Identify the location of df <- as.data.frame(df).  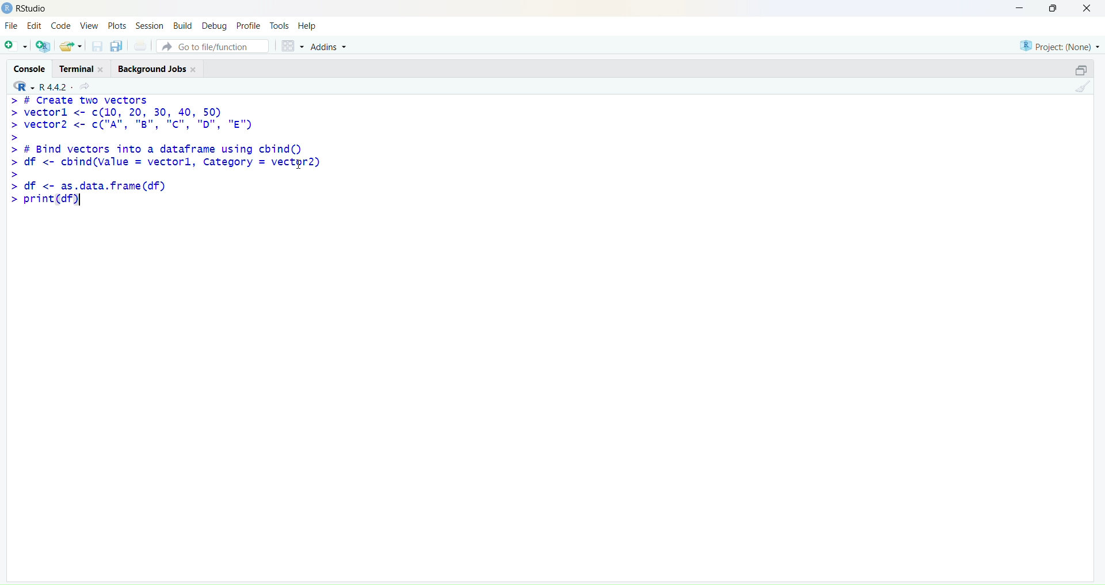
(87, 185).